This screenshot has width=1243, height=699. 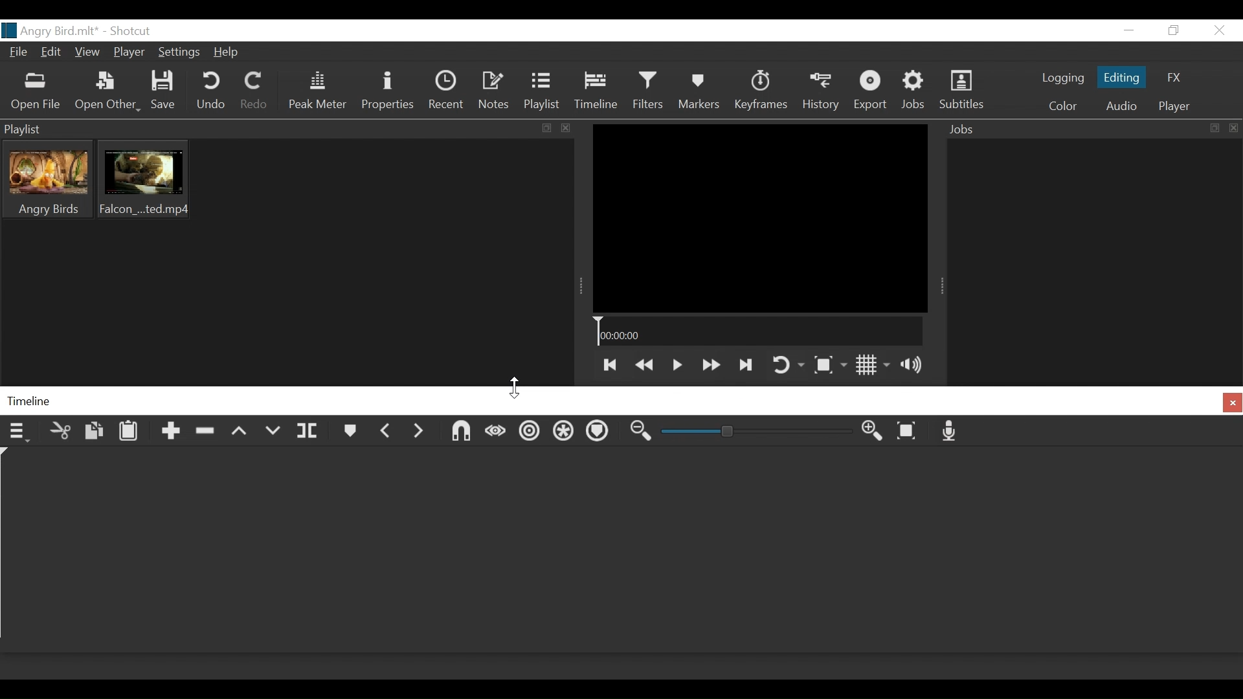 What do you see at coordinates (758, 434) in the screenshot?
I see `Zoom Slider` at bounding box center [758, 434].